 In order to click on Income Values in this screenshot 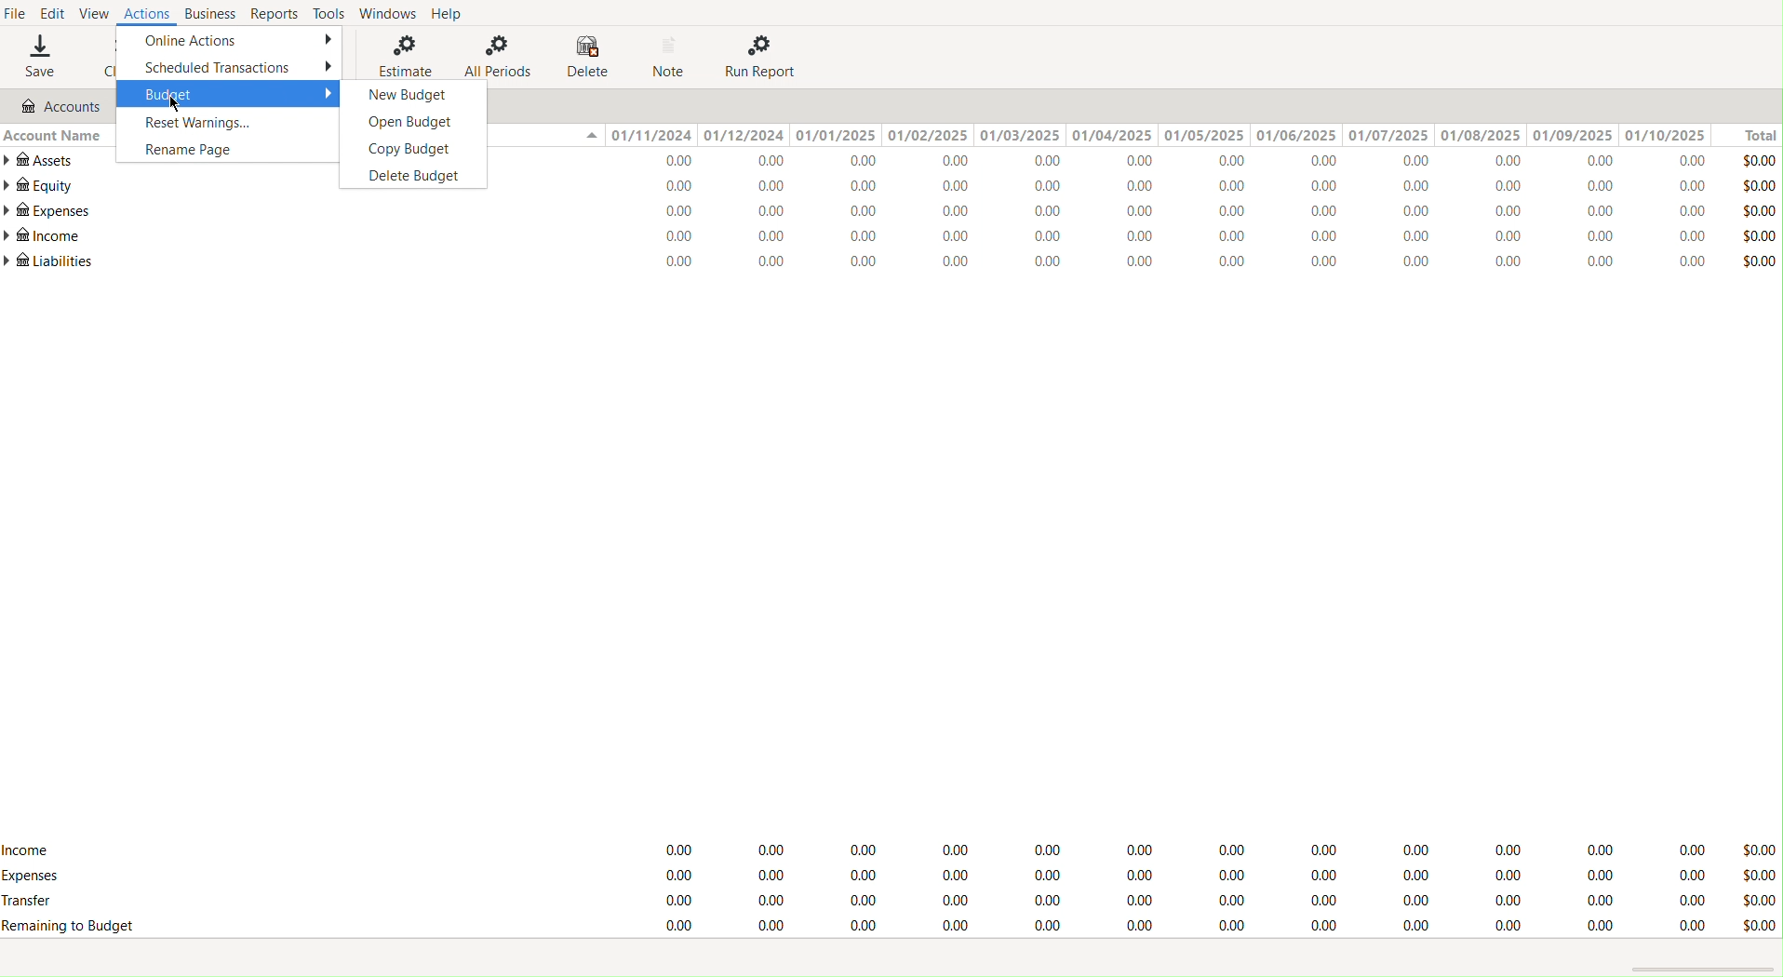, I will do `click(1186, 847)`.